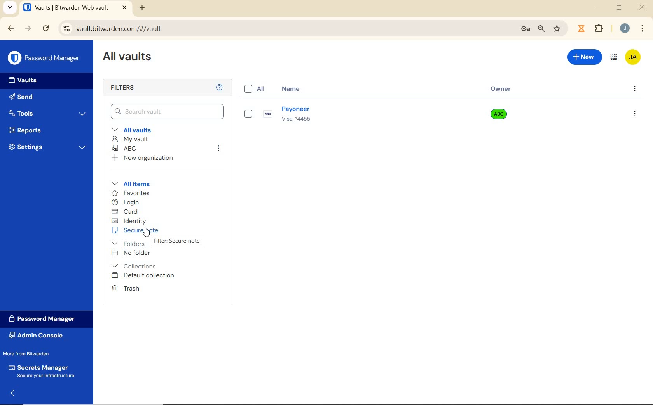  Describe the element at coordinates (124, 149) in the screenshot. I see `ABC` at that location.